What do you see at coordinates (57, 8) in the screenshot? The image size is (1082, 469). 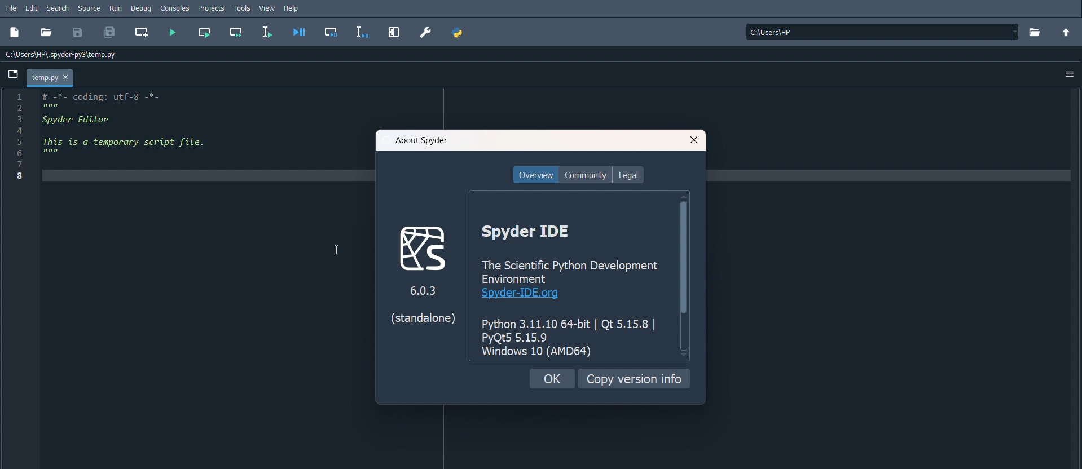 I see `Search` at bounding box center [57, 8].